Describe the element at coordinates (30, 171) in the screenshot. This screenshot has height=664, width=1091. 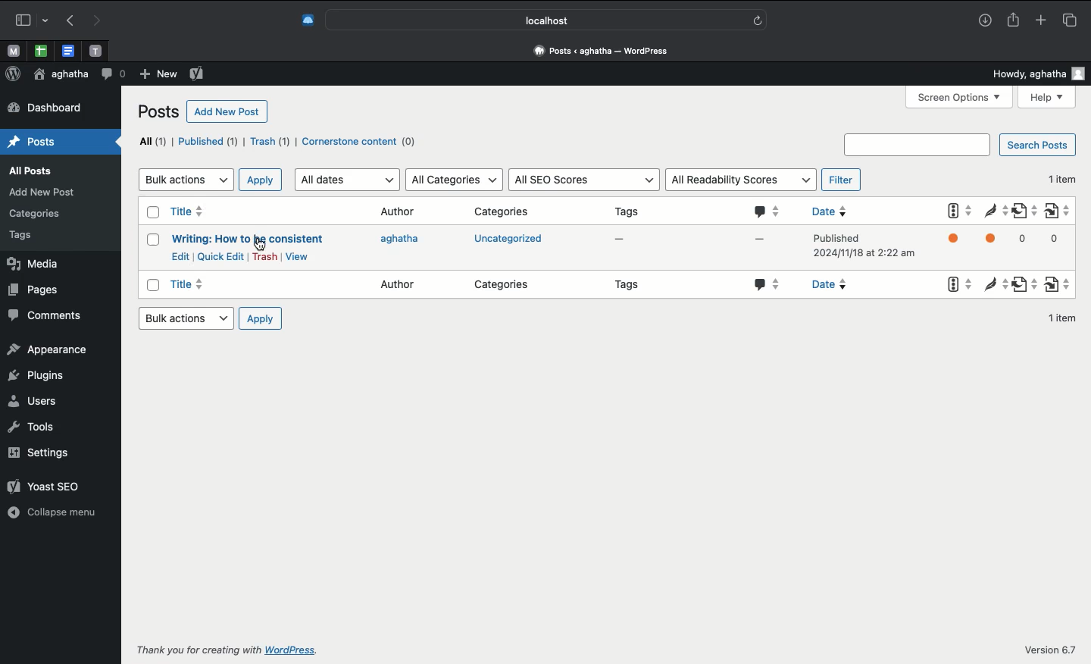
I see `all posts` at that location.